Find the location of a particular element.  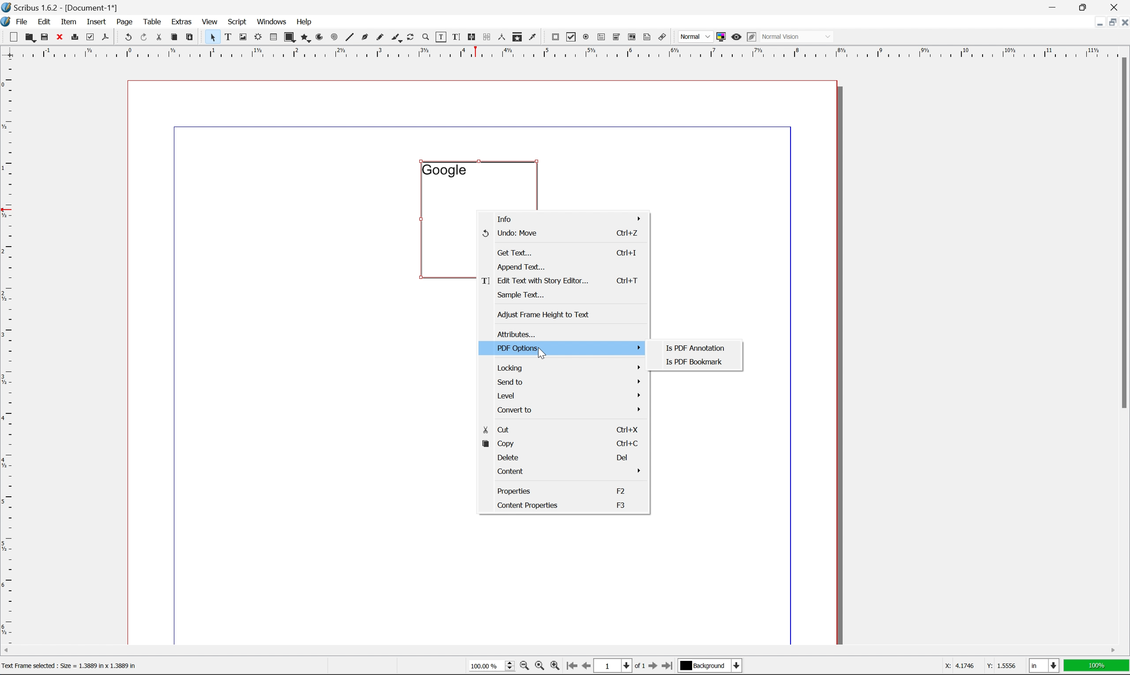

calligraphy line is located at coordinates (396, 36).